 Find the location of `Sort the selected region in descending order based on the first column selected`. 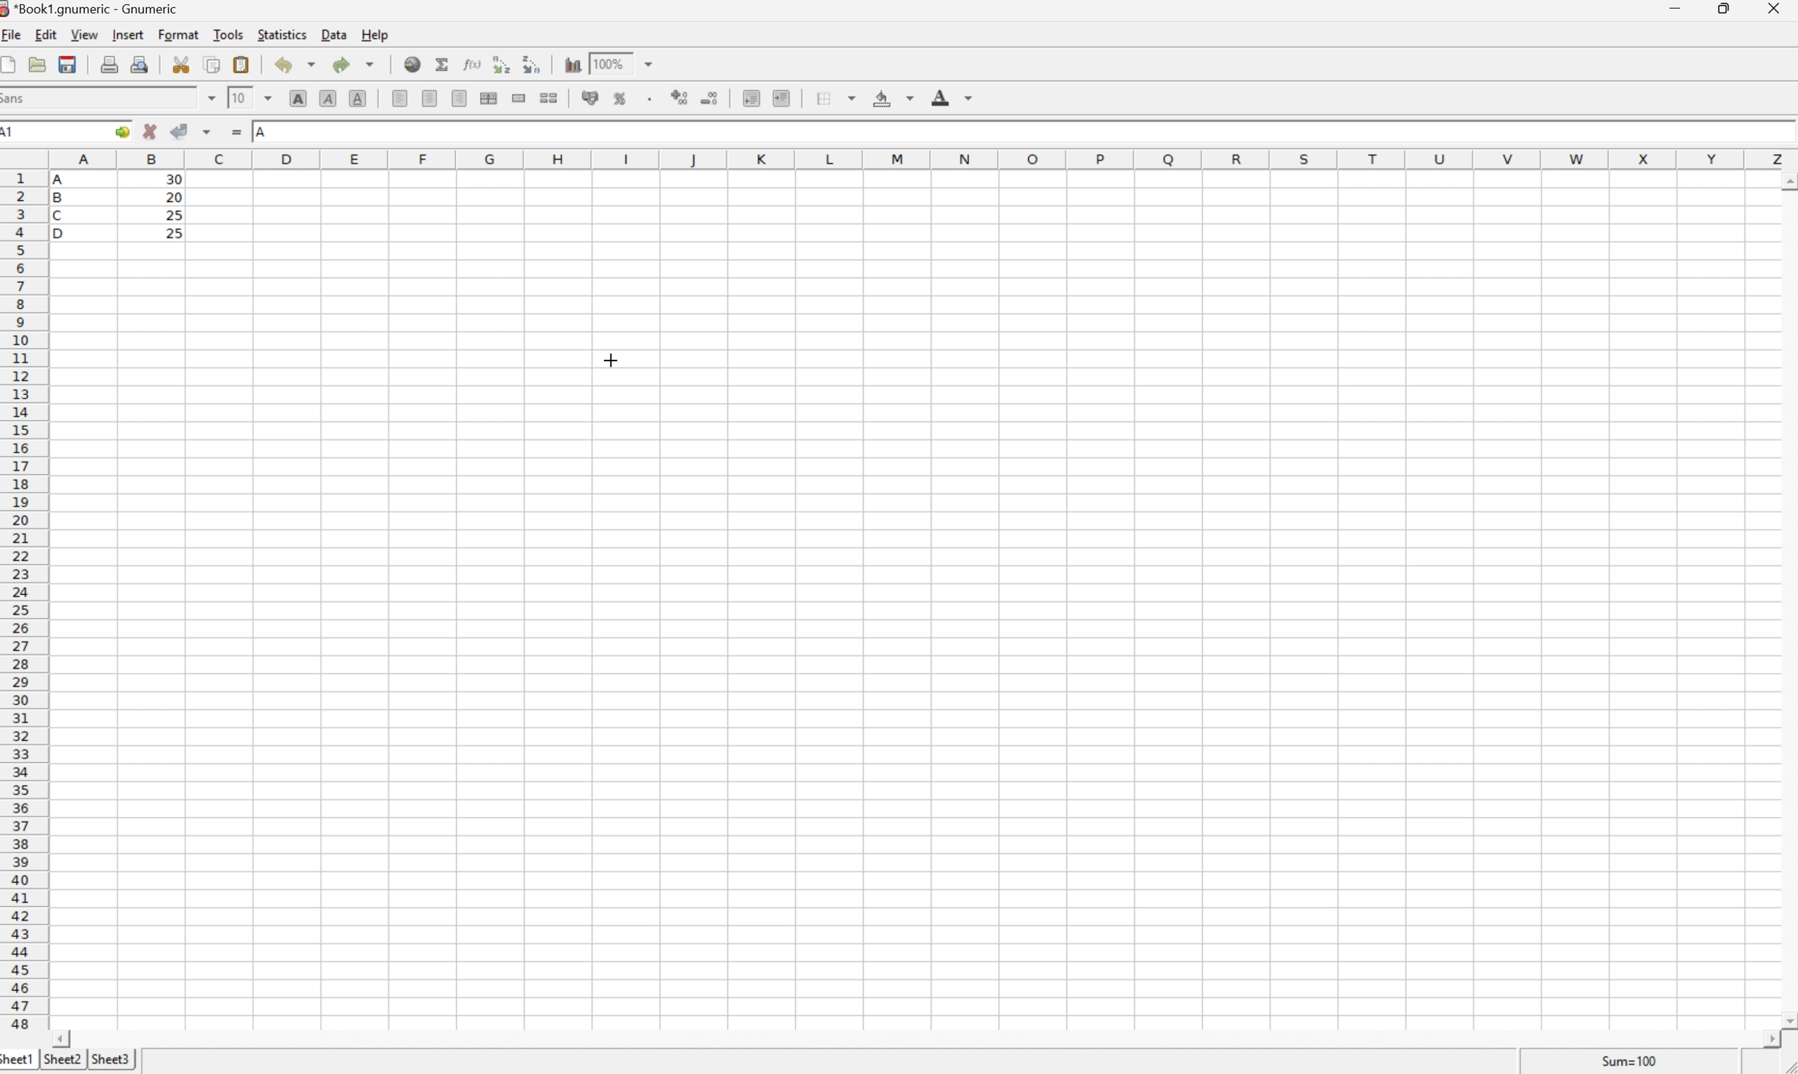

Sort the selected region in descending order based on the first column selected is located at coordinates (531, 63).